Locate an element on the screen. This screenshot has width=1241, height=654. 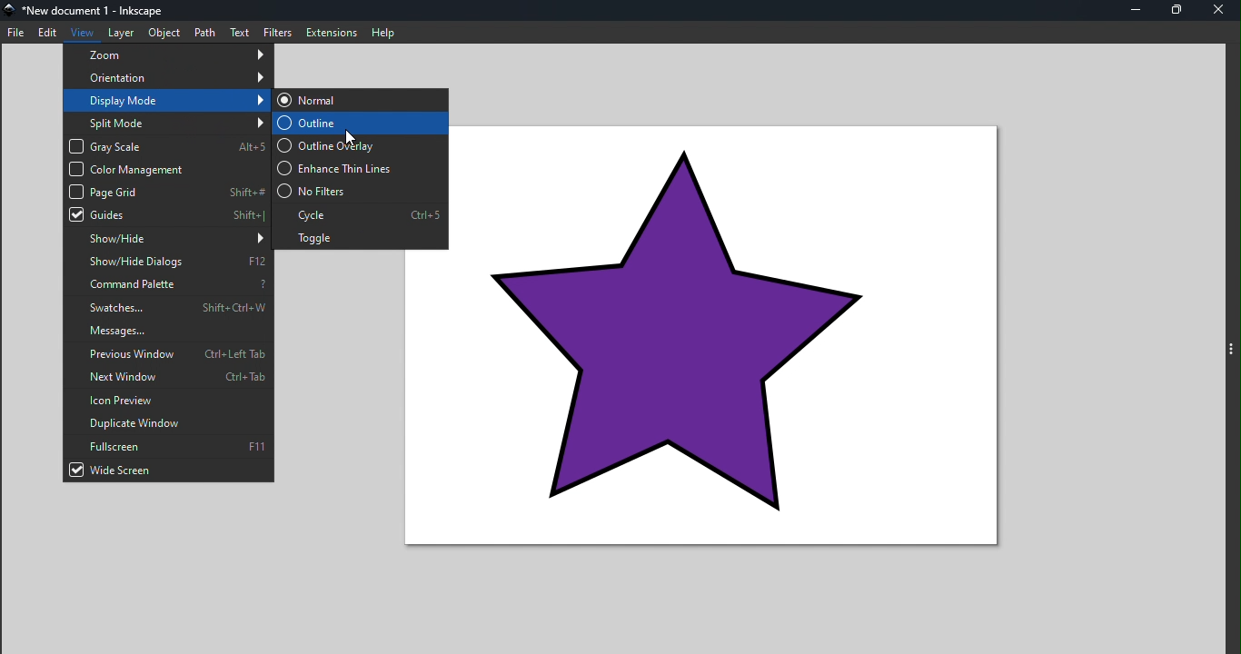
Maximize is located at coordinates (1184, 11).